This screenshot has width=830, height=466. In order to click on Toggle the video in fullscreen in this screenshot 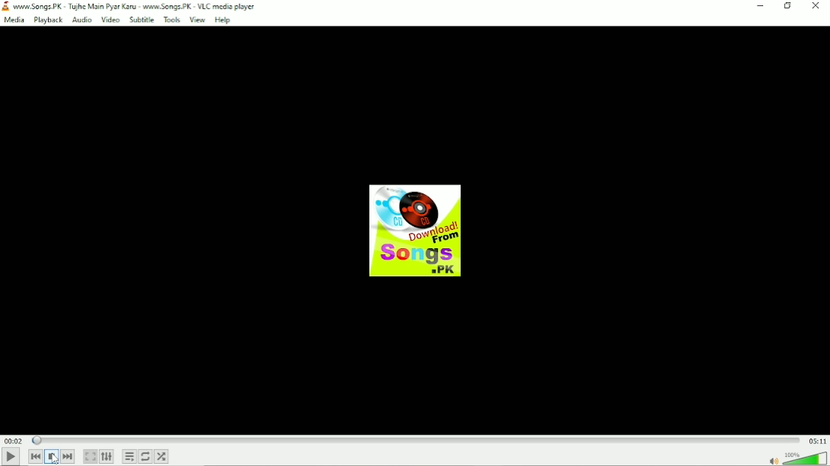, I will do `click(90, 457)`.